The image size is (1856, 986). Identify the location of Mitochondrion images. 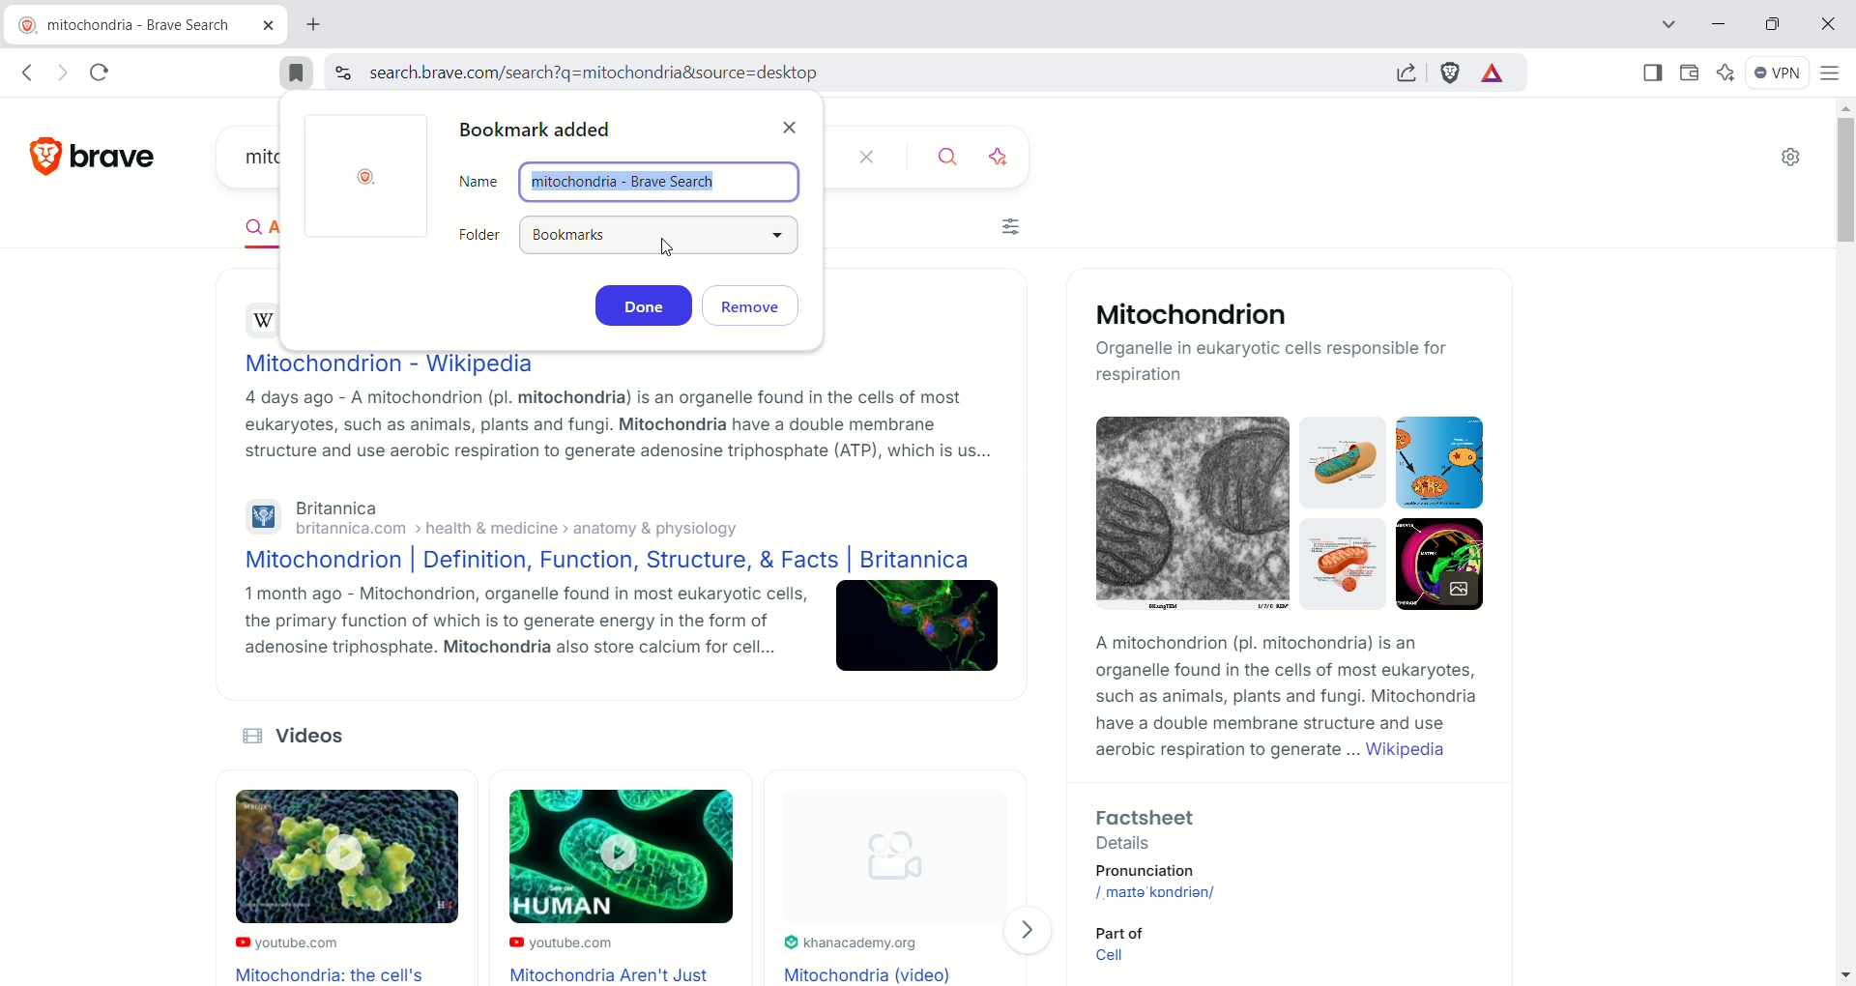
(1280, 520).